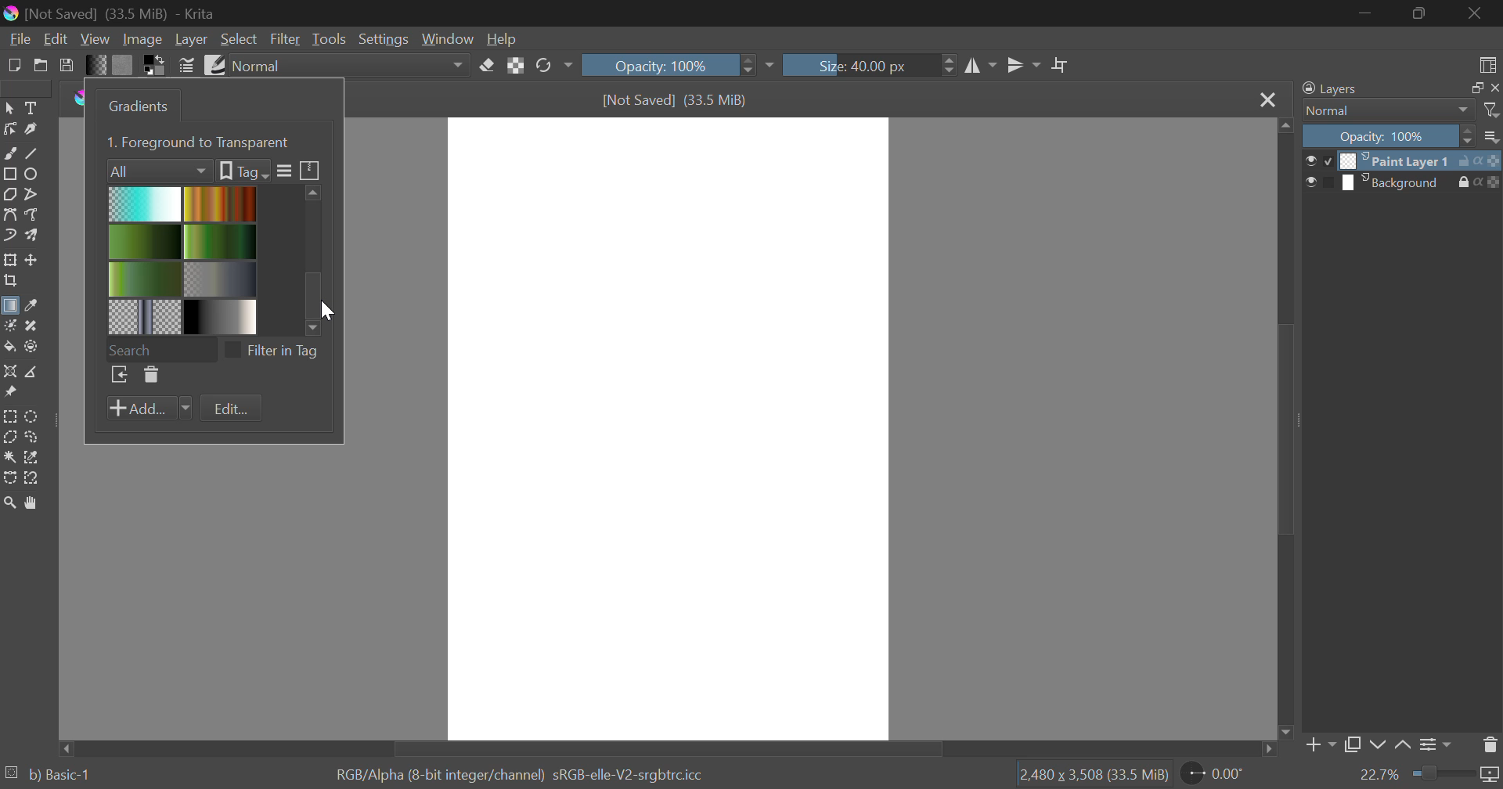  I want to click on Delete, so click(150, 376).